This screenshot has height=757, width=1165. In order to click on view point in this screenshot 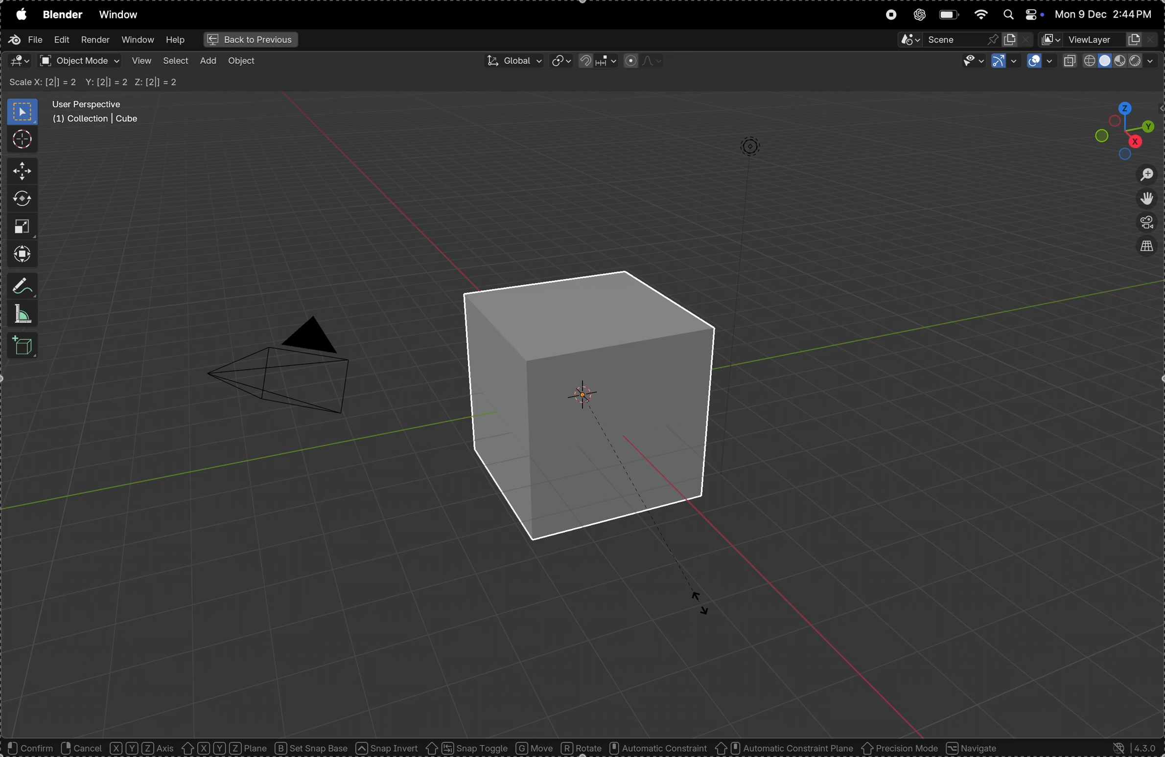, I will do `click(1116, 128)`.